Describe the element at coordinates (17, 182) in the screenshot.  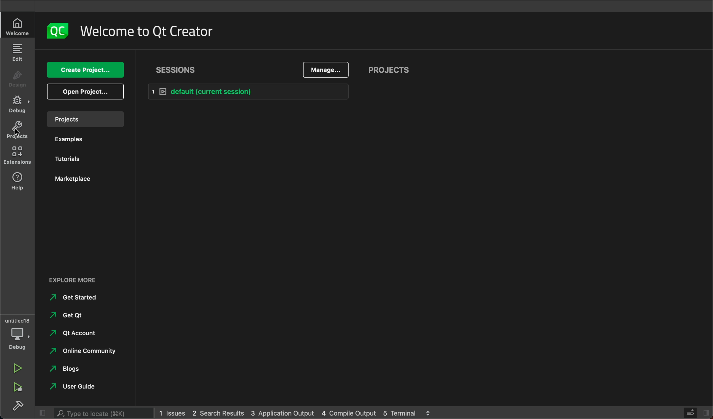
I see `help` at that location.